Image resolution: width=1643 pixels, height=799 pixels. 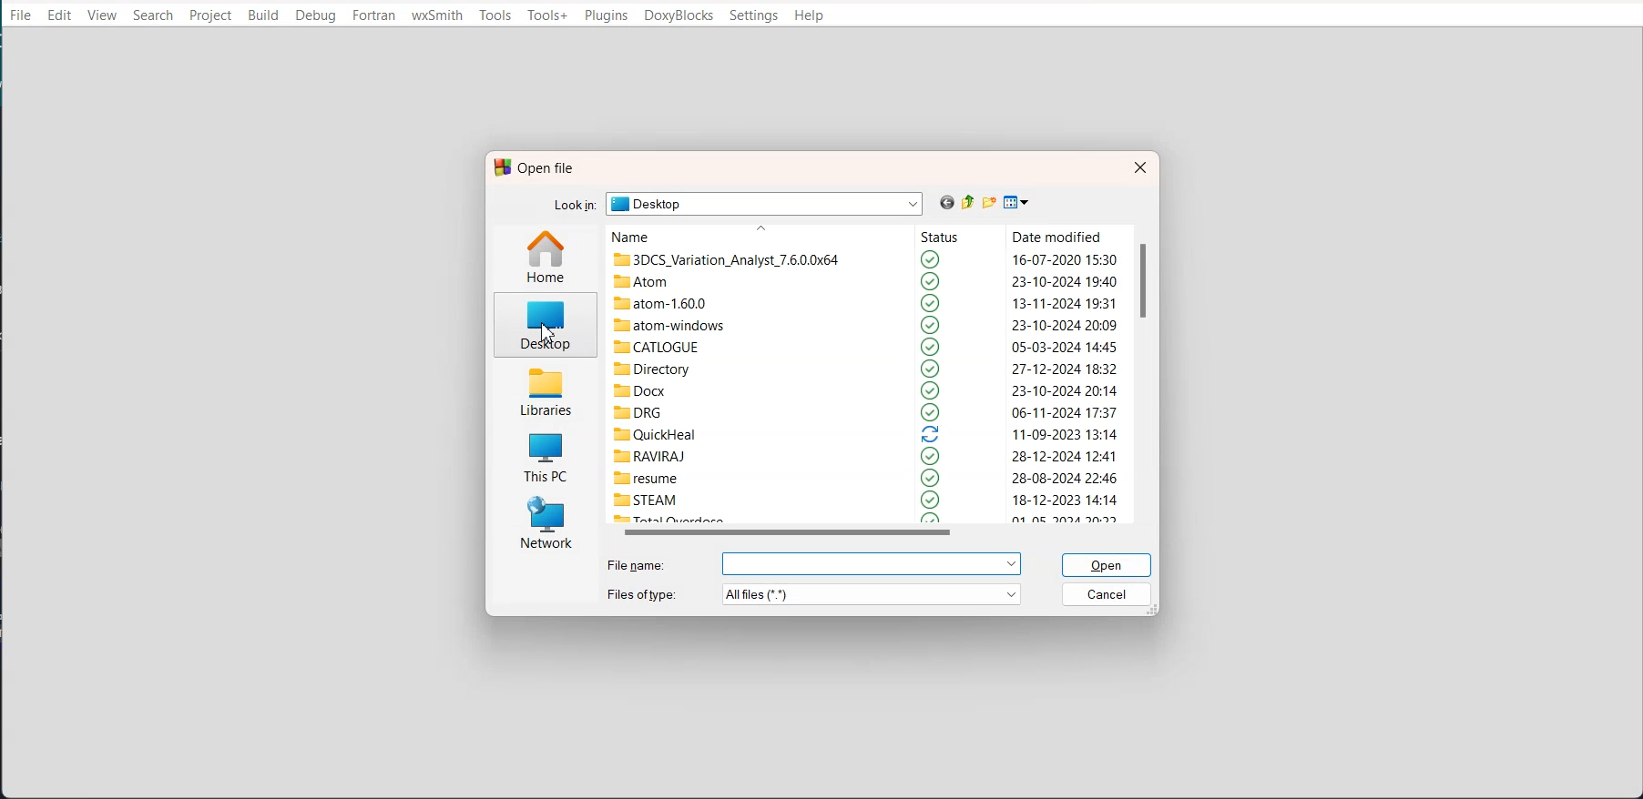 I want to click on File name, so click(x=812, y=563).